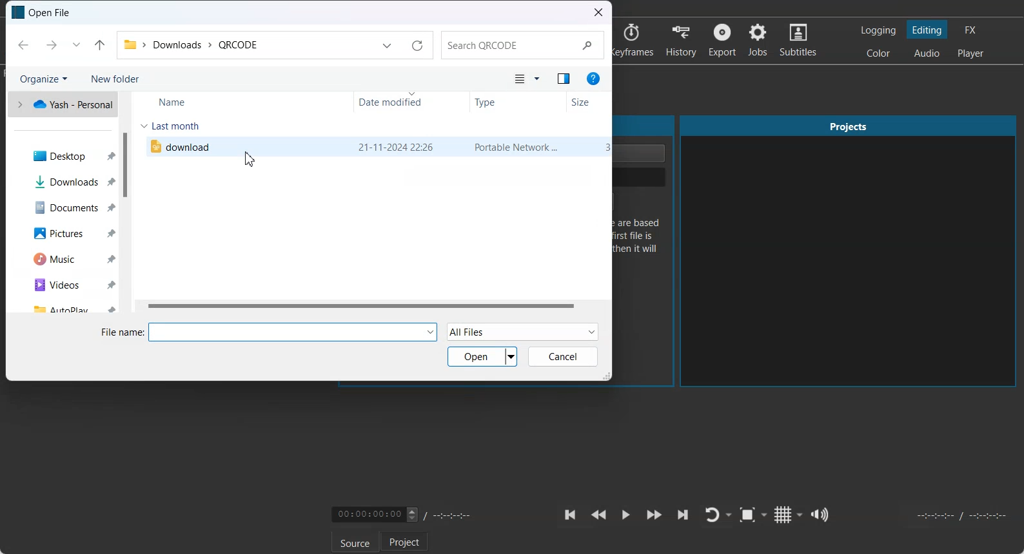 This screenshot has width=1024, height=554. What do you see at coordinates (393, 101) in the screenshot?
I see `Date Modified` at bounding box center [393, 101].